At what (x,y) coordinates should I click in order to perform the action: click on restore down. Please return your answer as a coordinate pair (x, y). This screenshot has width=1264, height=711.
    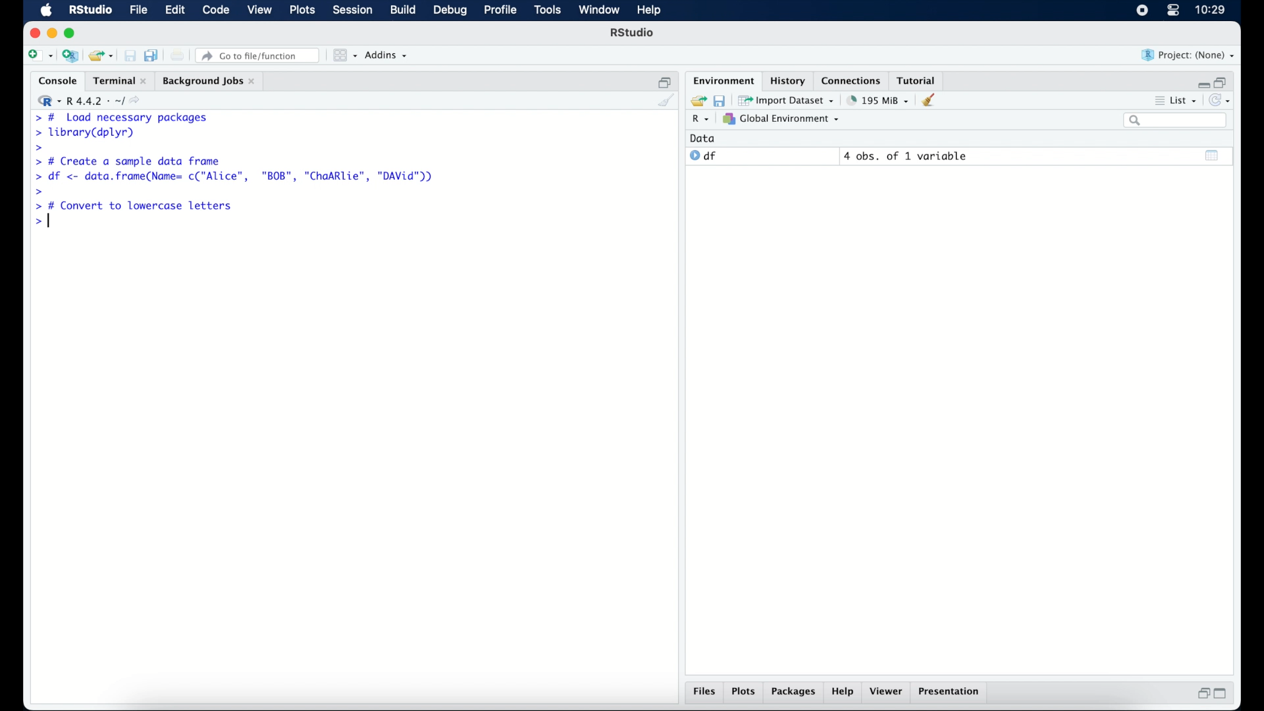
    Looking at the image, I should click on (665, 81).